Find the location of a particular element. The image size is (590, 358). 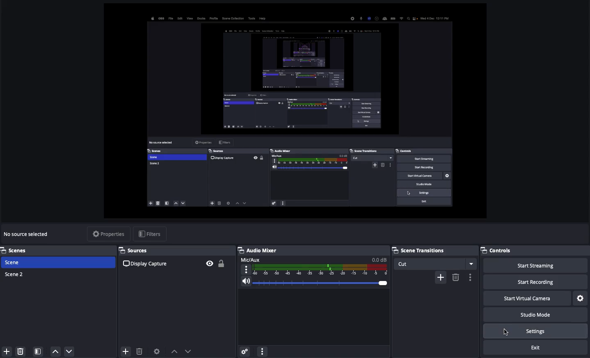

Volume is located at coordinates (318, 281).